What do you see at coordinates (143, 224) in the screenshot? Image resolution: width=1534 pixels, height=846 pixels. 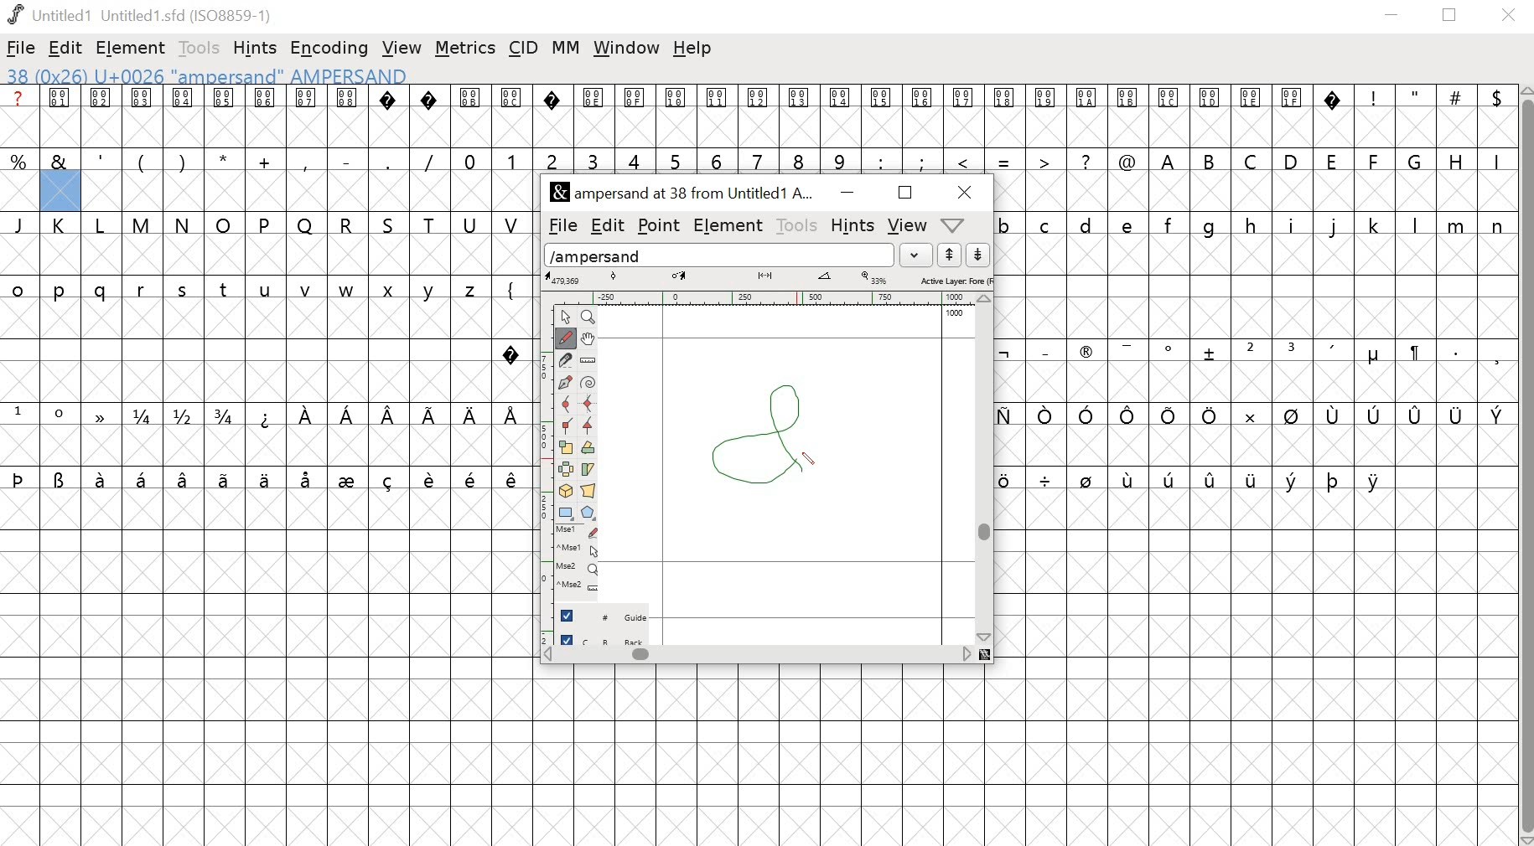 I see `M` at bounding box center [143, 224].